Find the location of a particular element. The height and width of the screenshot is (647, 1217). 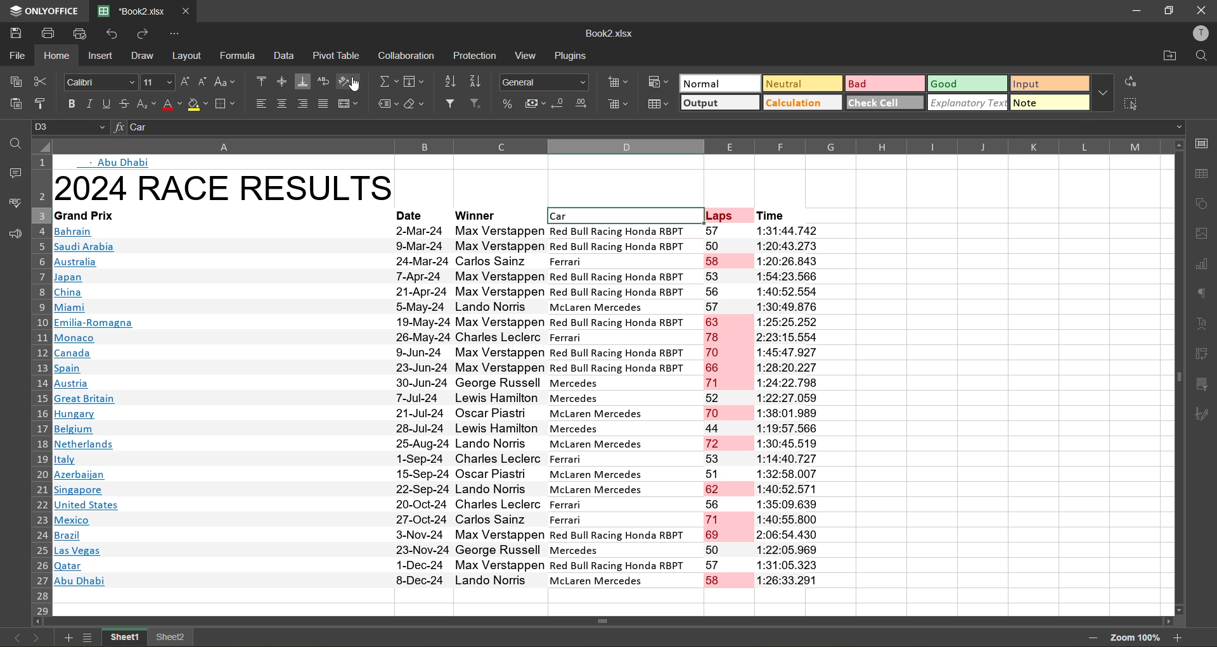

bold is located at coordinates (72, 104).